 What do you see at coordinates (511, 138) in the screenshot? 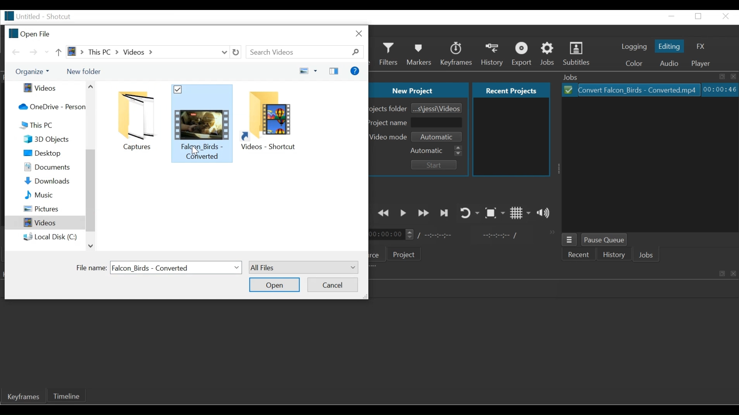
I see `Recent projects` at bounding box center [511, 138].